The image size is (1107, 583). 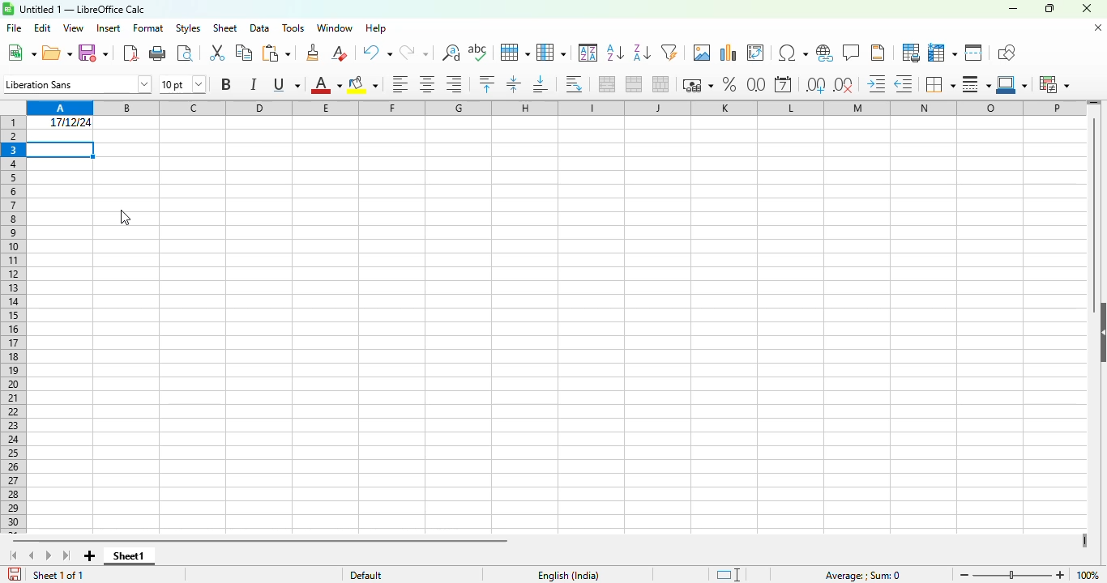 I want to click on increase indent, so click(x=877, y=84).